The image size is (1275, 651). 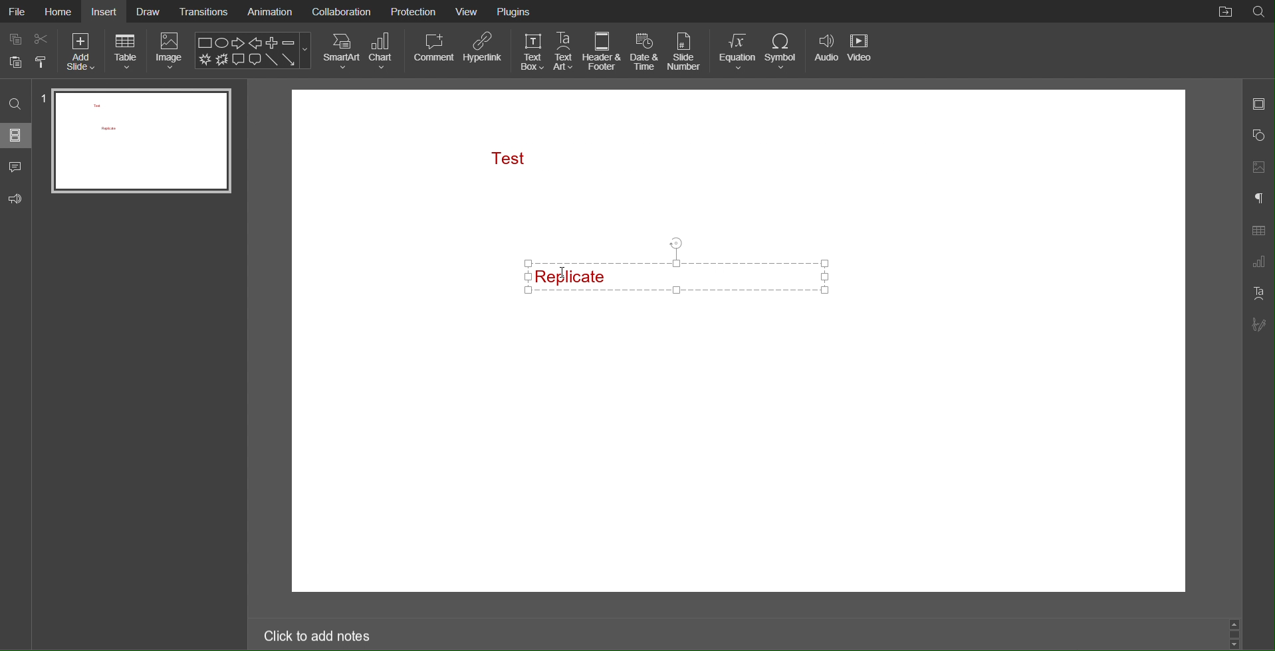 What do you see at coordinates (1260, 11) in the screenshot?
I see `Search` at bounding box center [1260, 11].